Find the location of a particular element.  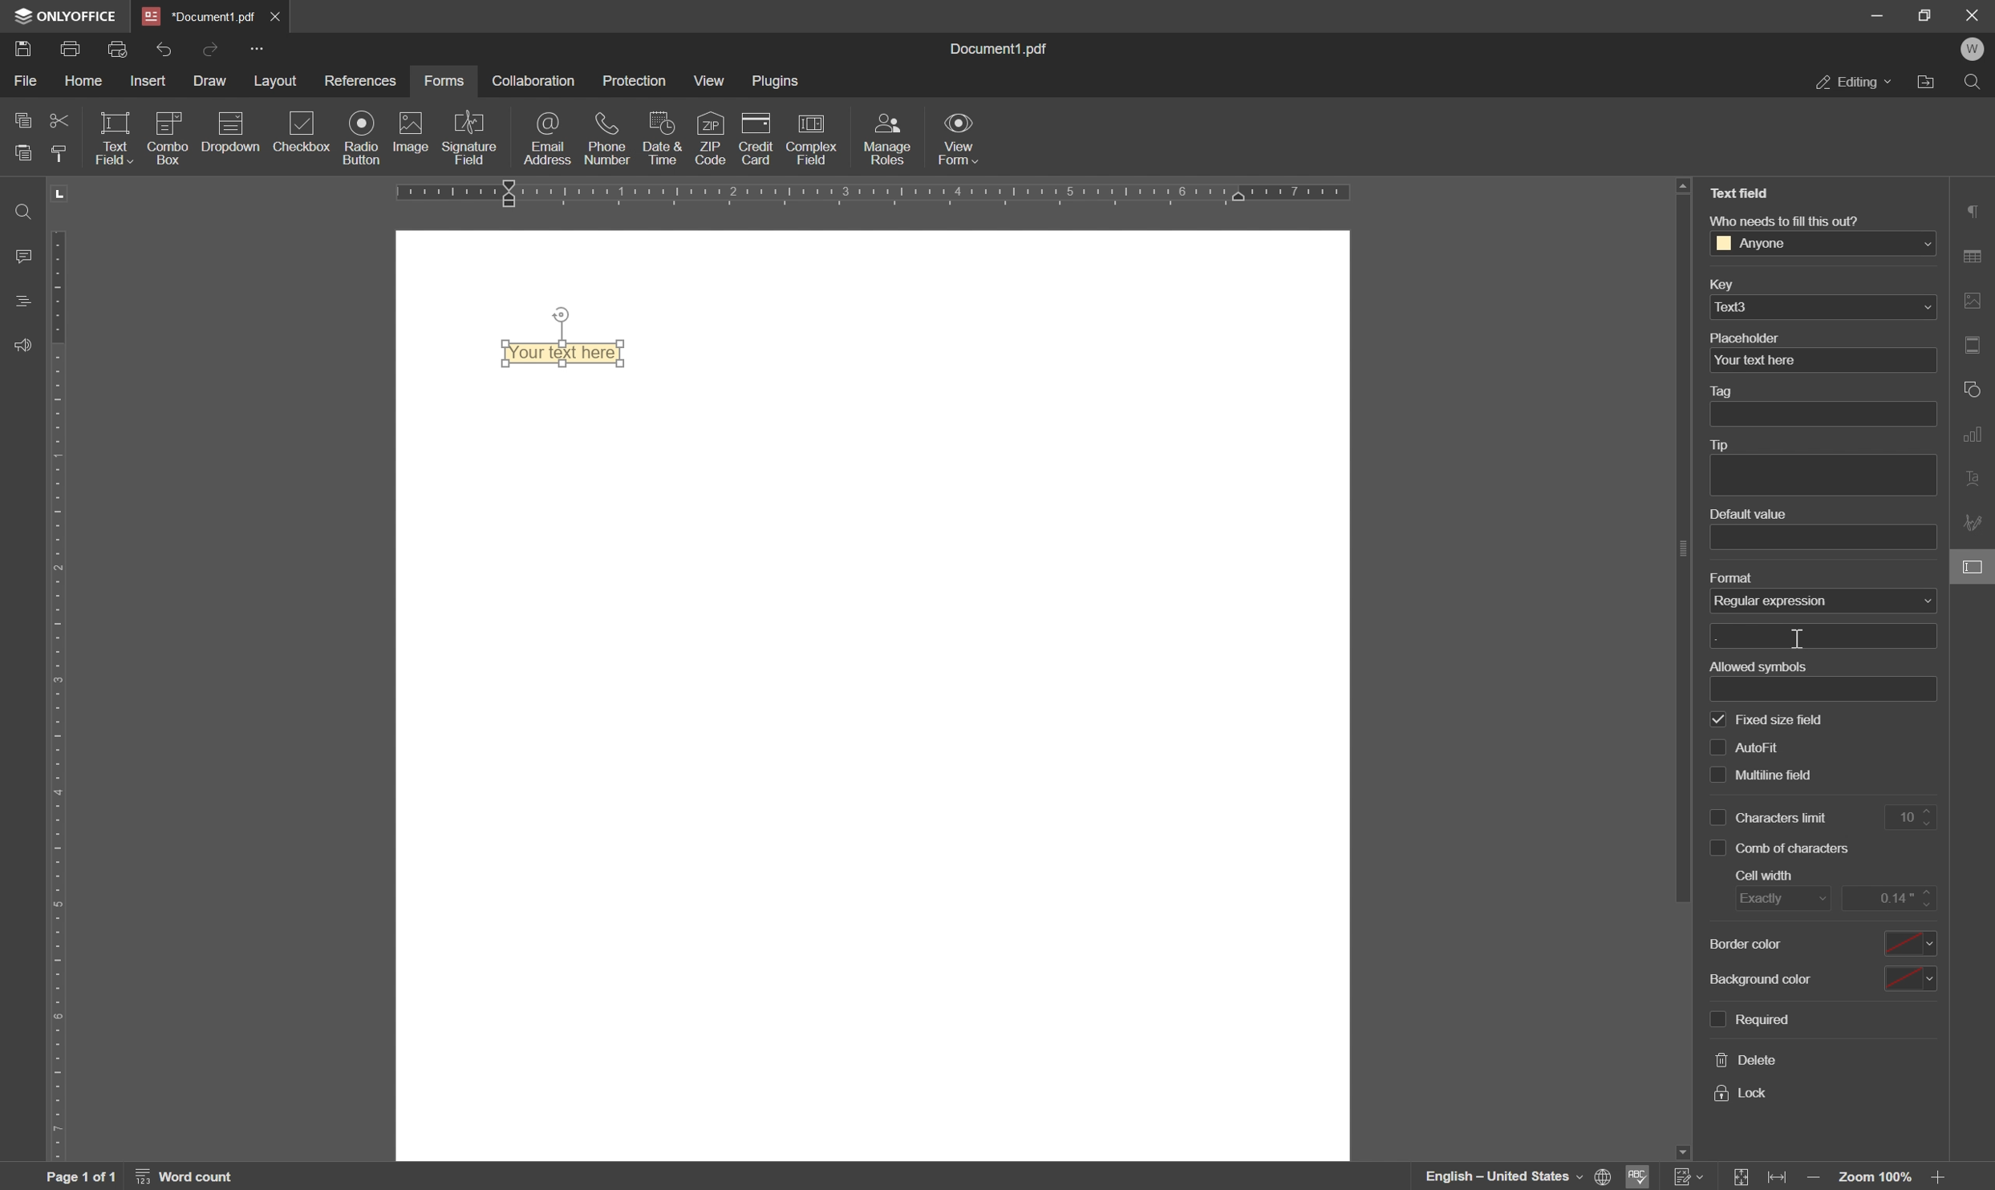

required is located at coordinates (1763, 1019).